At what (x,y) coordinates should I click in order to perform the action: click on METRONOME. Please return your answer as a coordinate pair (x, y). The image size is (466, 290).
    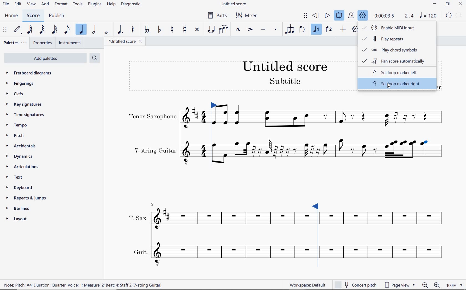
    Looking at the image, I should click on (351, 15).